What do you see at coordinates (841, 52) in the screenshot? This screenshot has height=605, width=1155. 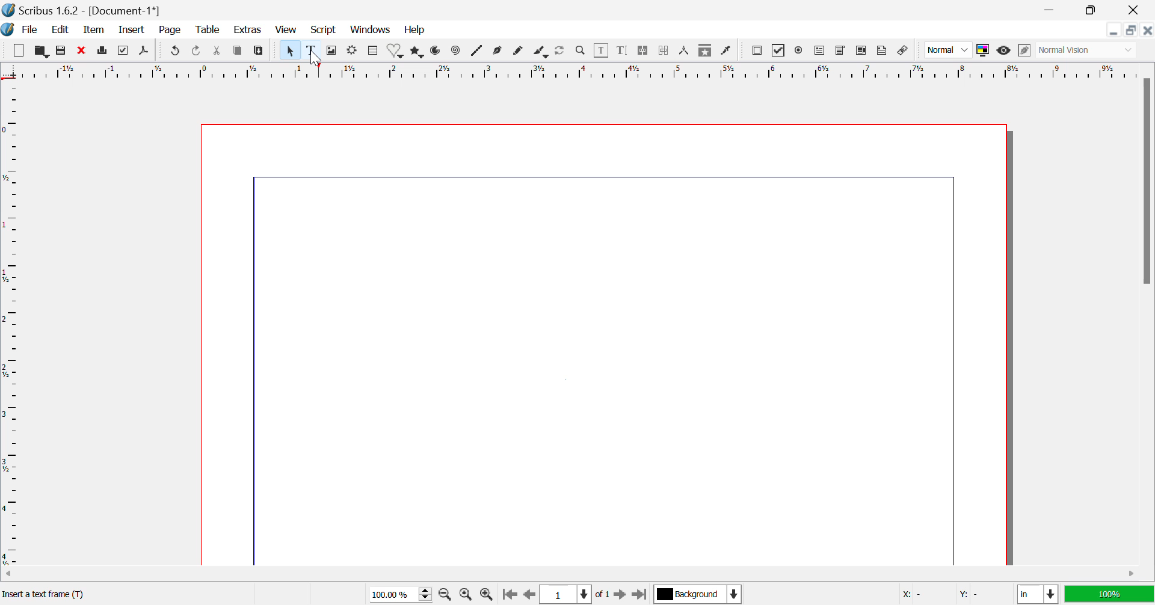 I see `Pdf Combo box` at bounding box center [841, 52].